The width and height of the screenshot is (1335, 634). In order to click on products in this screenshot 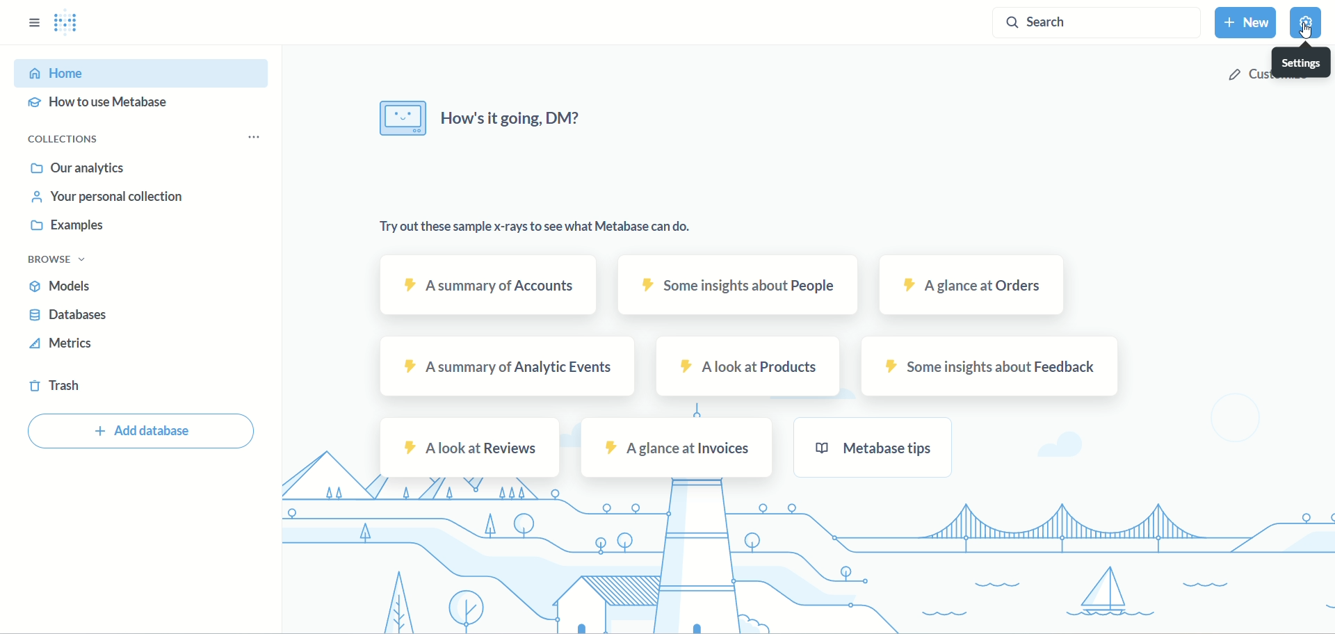, I will do `click(747, 366)`.